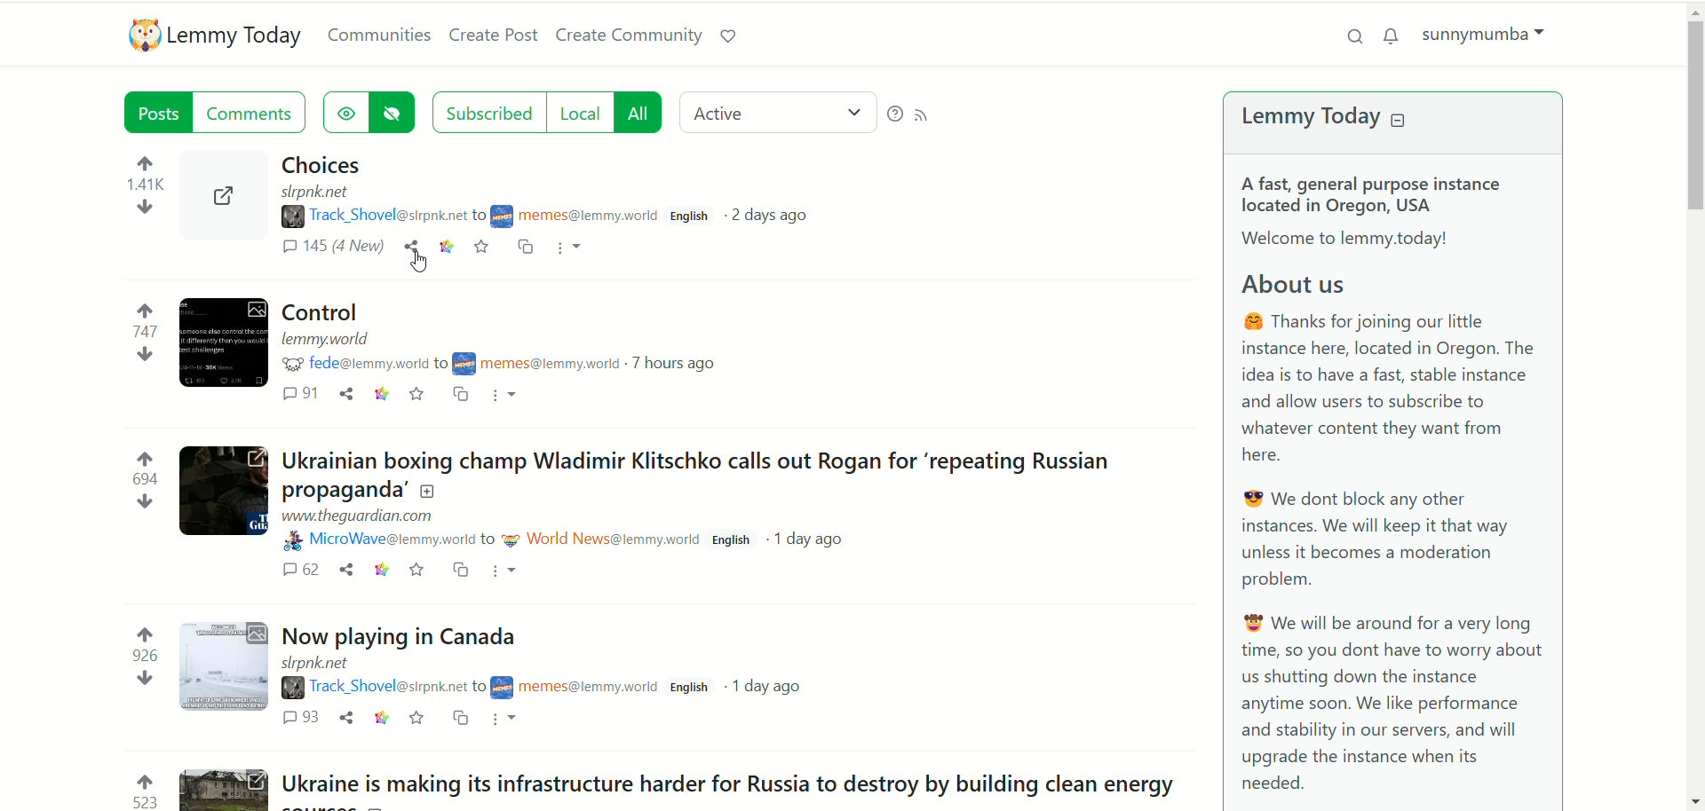  Describe the element at coordinates (733, 540) in the screenshot. I see `english` at that location.